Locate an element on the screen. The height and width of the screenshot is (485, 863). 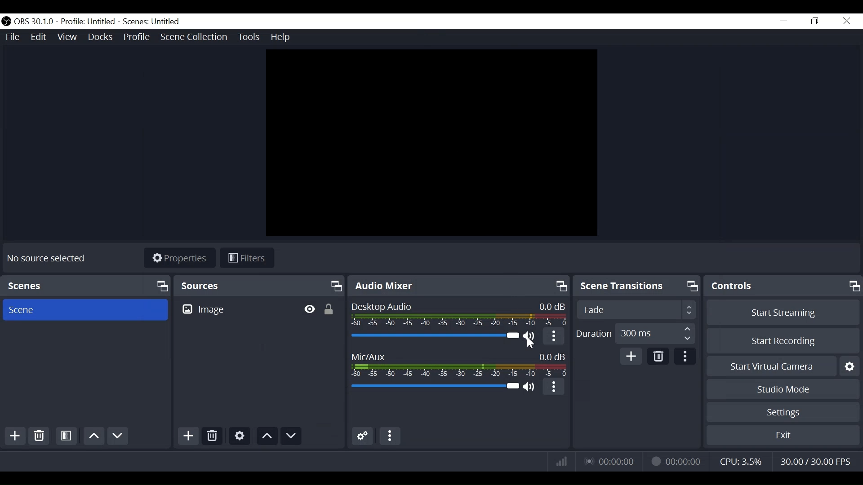
Mic/Aux Slider is located at coordinates (435, 387).